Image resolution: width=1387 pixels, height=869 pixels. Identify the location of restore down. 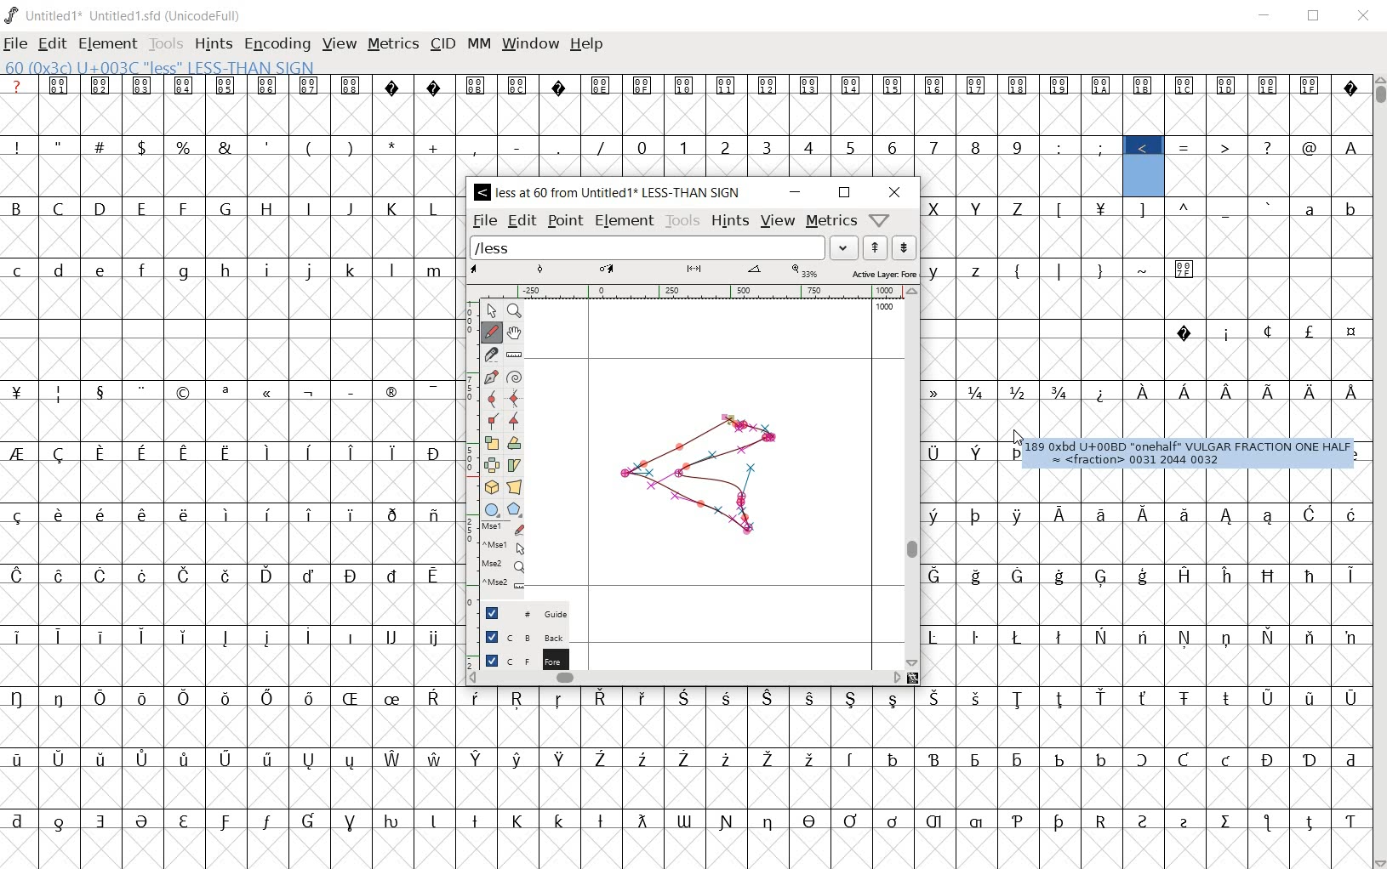
(1315, 15).